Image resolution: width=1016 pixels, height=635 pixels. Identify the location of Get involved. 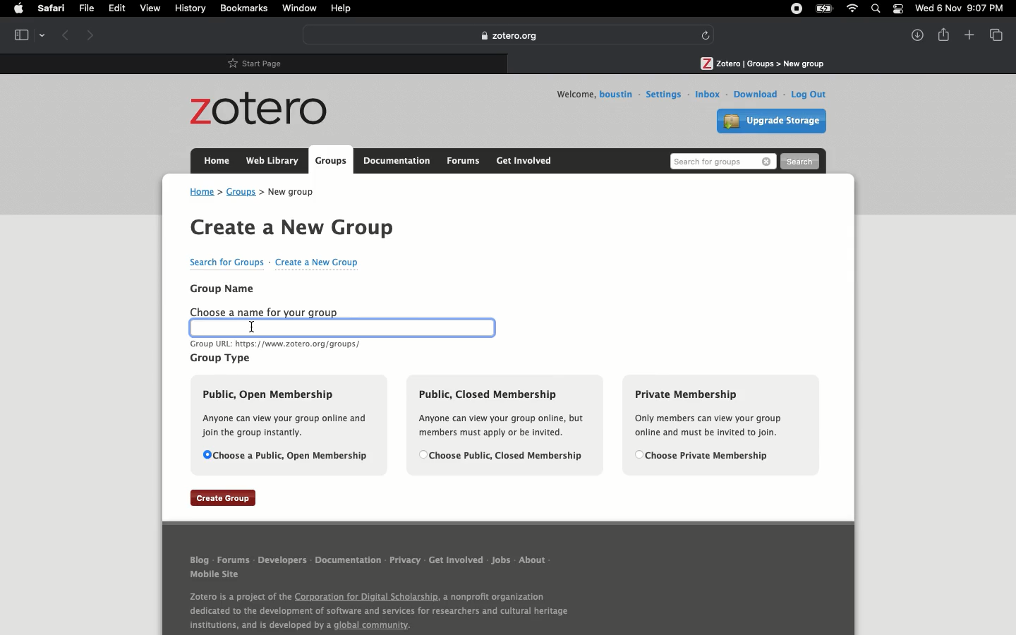
(455, 561).